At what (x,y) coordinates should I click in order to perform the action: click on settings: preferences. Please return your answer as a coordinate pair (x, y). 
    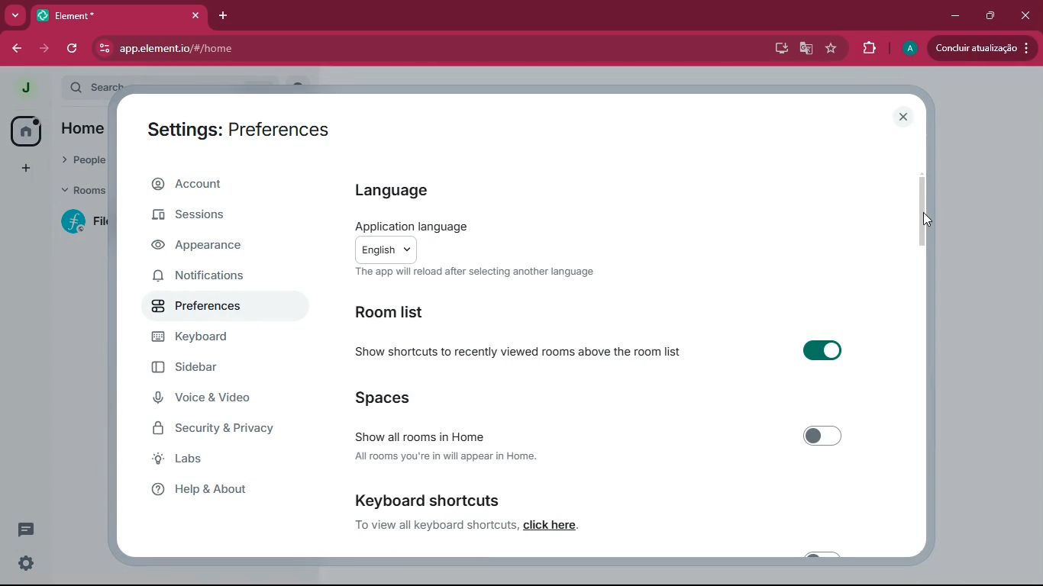
    Looking at the image, I should click on (239, 133).